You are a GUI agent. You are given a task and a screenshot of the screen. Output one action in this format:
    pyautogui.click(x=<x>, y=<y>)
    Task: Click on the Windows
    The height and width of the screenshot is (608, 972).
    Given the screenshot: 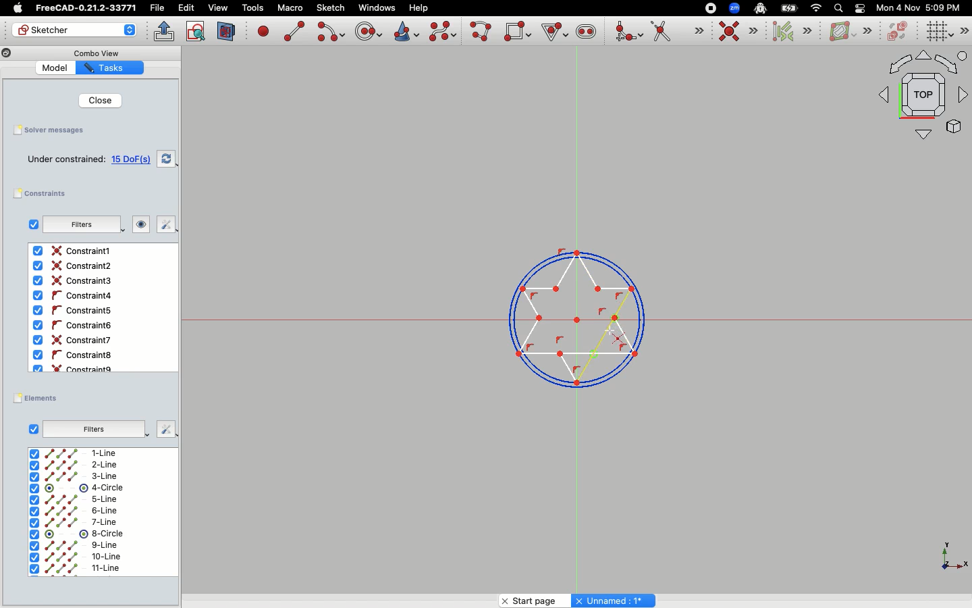 What is the action you would take?
    pyautogui.click(x=377, y=8)
    